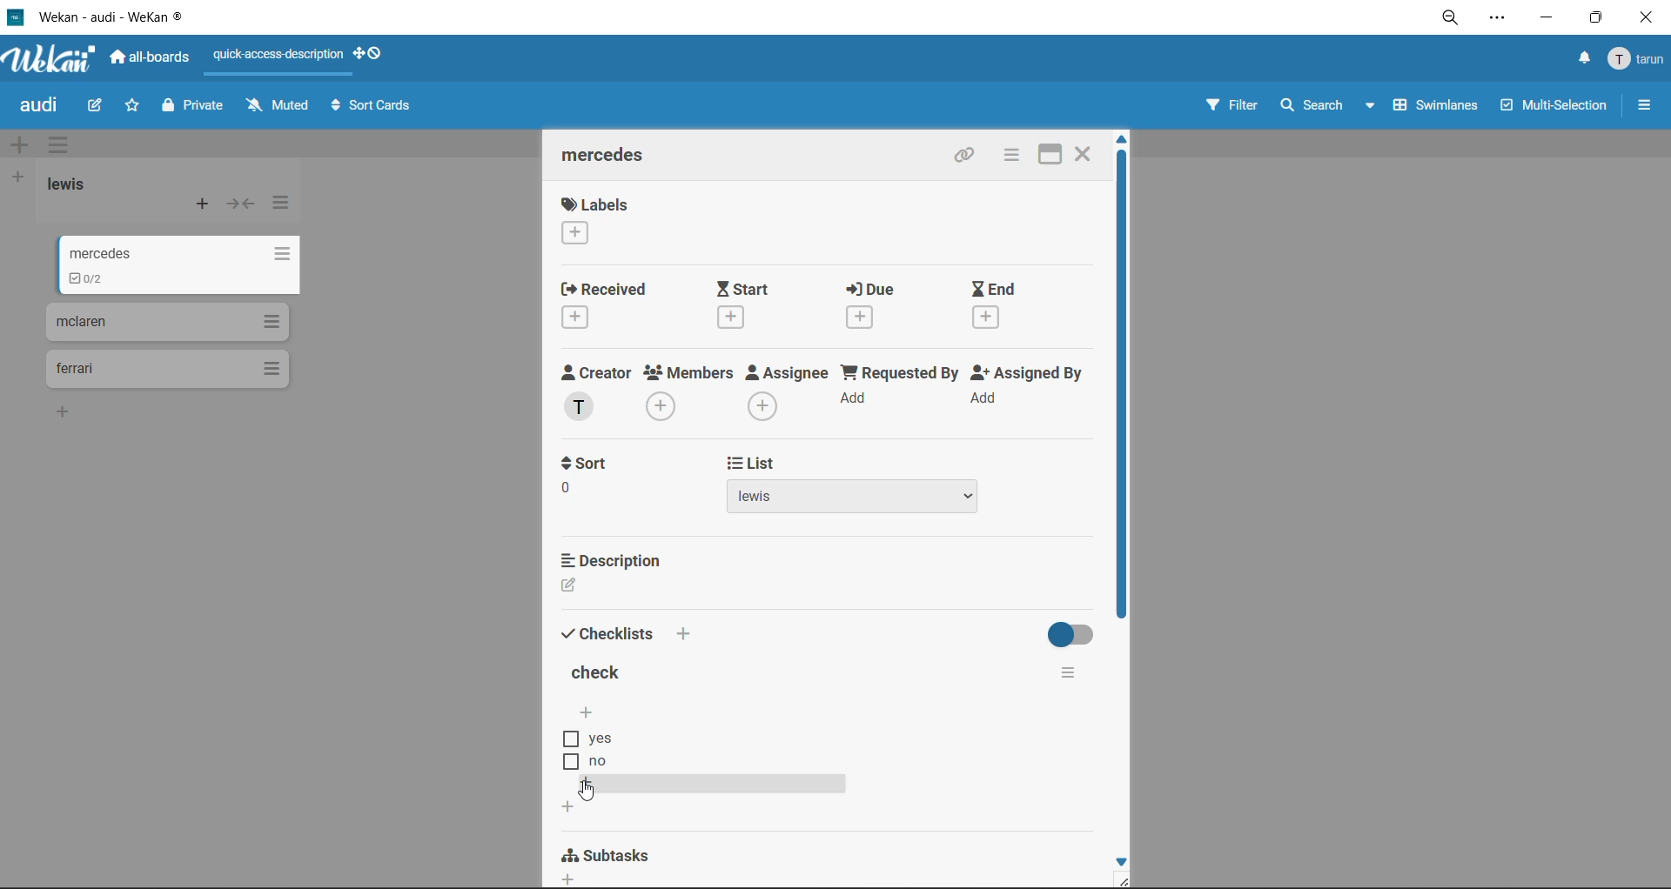 The height and width of the screenshot is (889, 1671). I want to click on minimize, so click(1546, 22).